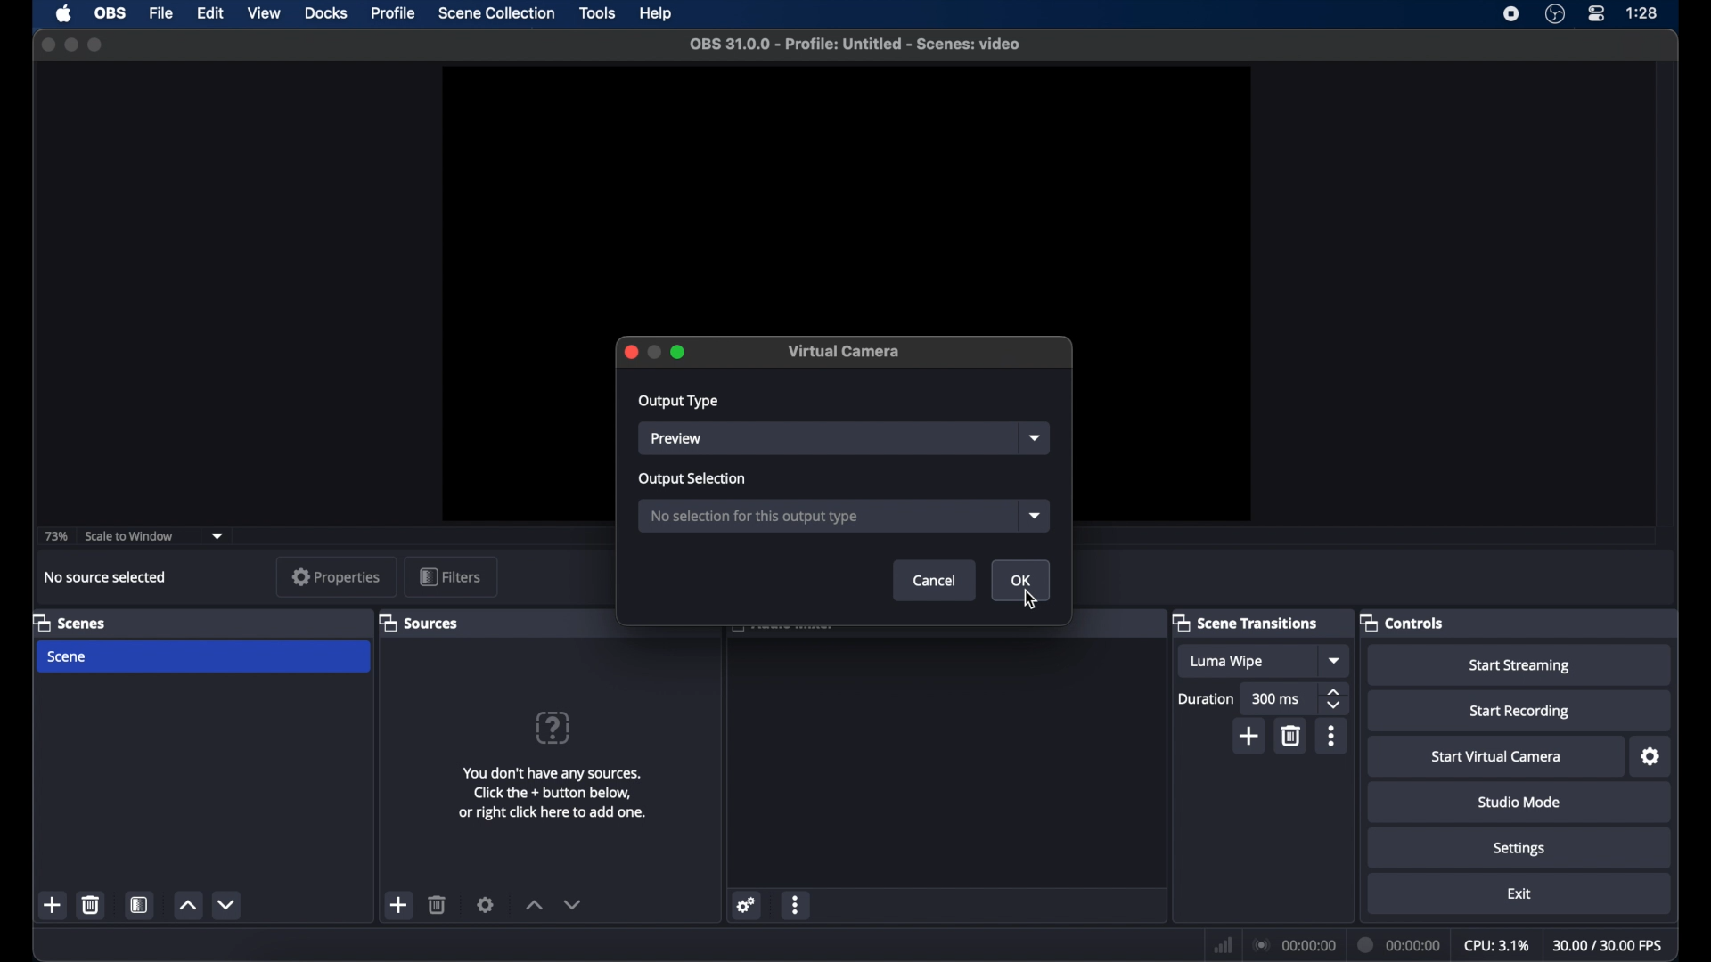 The image size is (1711, 962). What do you see at coordinates (1293, 737) in the screenshot?
I see `delete` at bounding box center [1293, 737].